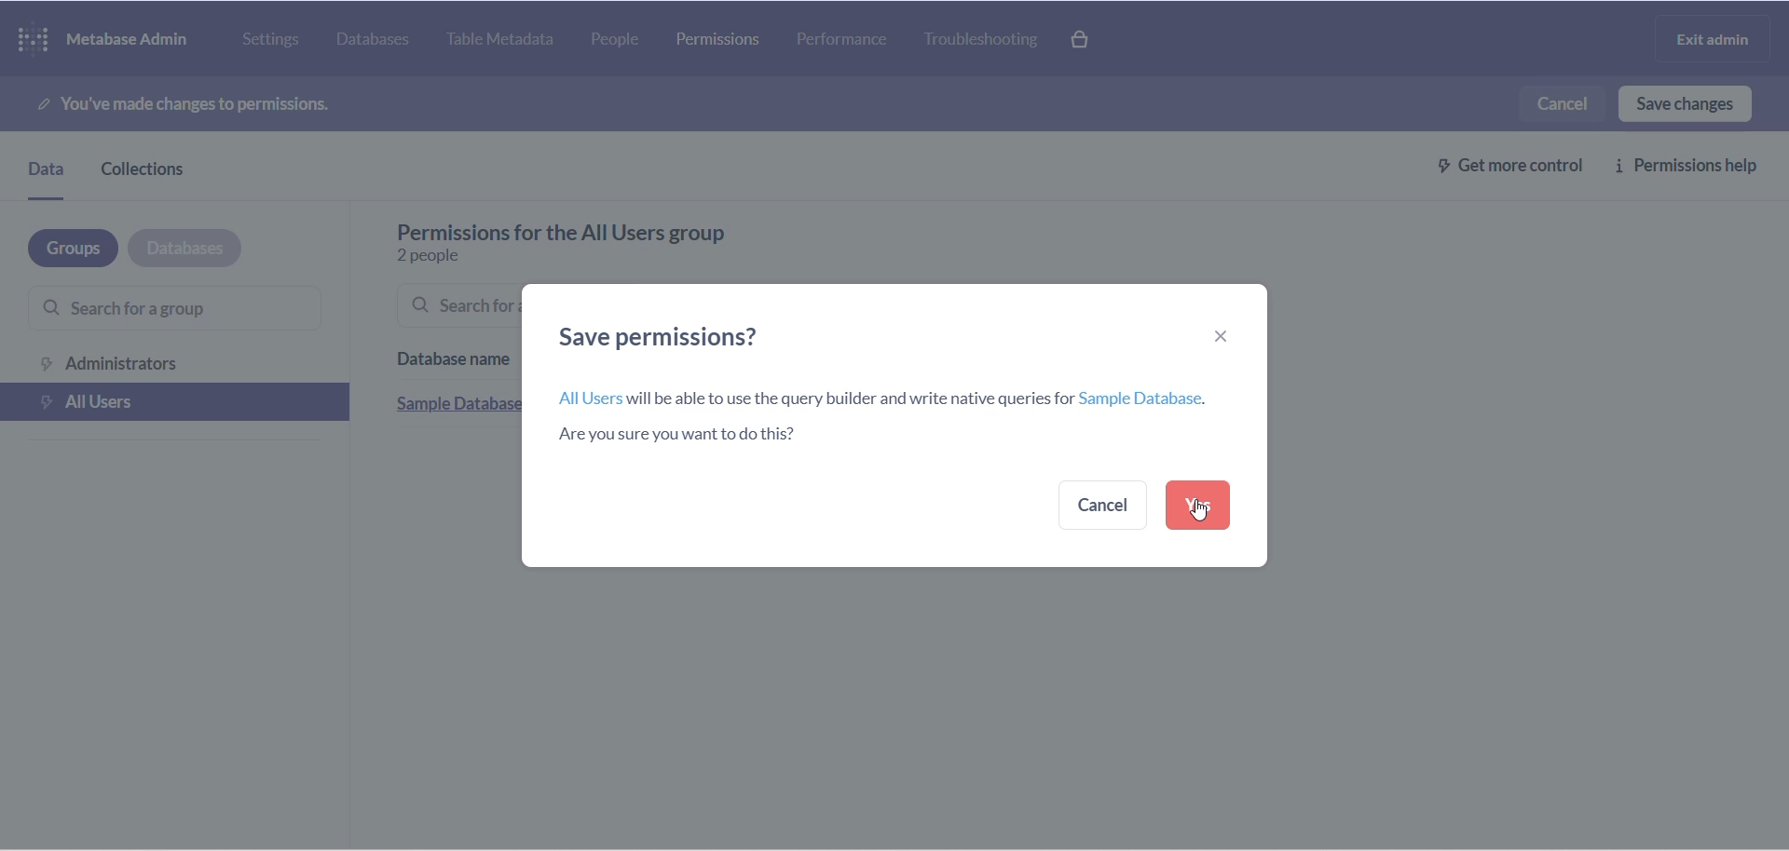 The width and height of the screenshot is (1789, 851). What do you see at coordinates (1092, 39) in the screenshot?
I see `paid version` at bounding box center [1092, 39].